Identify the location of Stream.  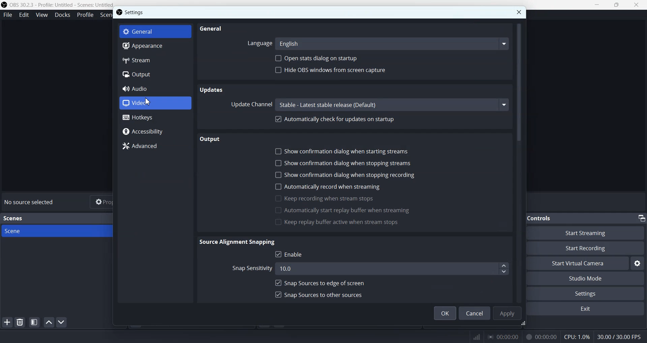
(155, 61).